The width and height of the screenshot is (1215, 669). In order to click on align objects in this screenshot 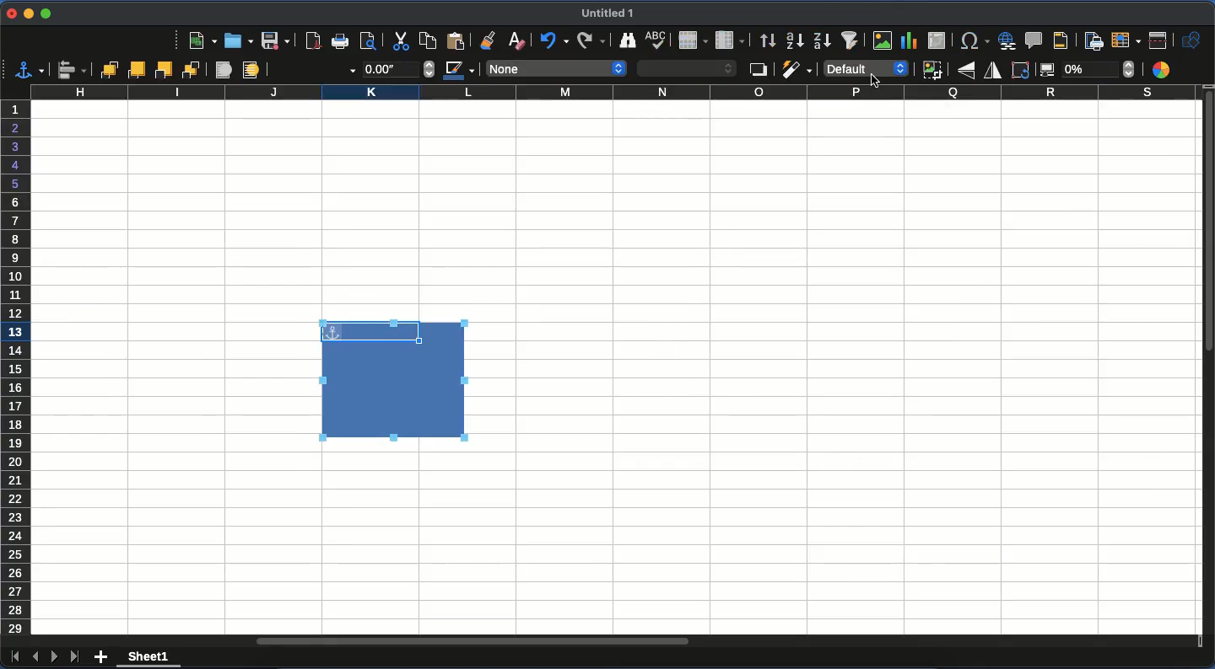, I will do `click(72, 71)`.